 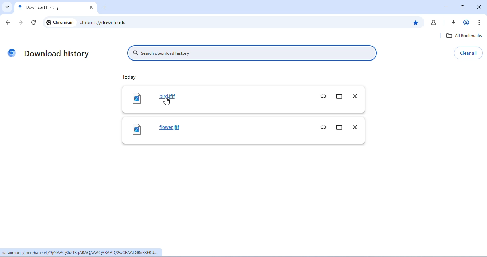 I want to click on image icon, so click(x=137, y=97).